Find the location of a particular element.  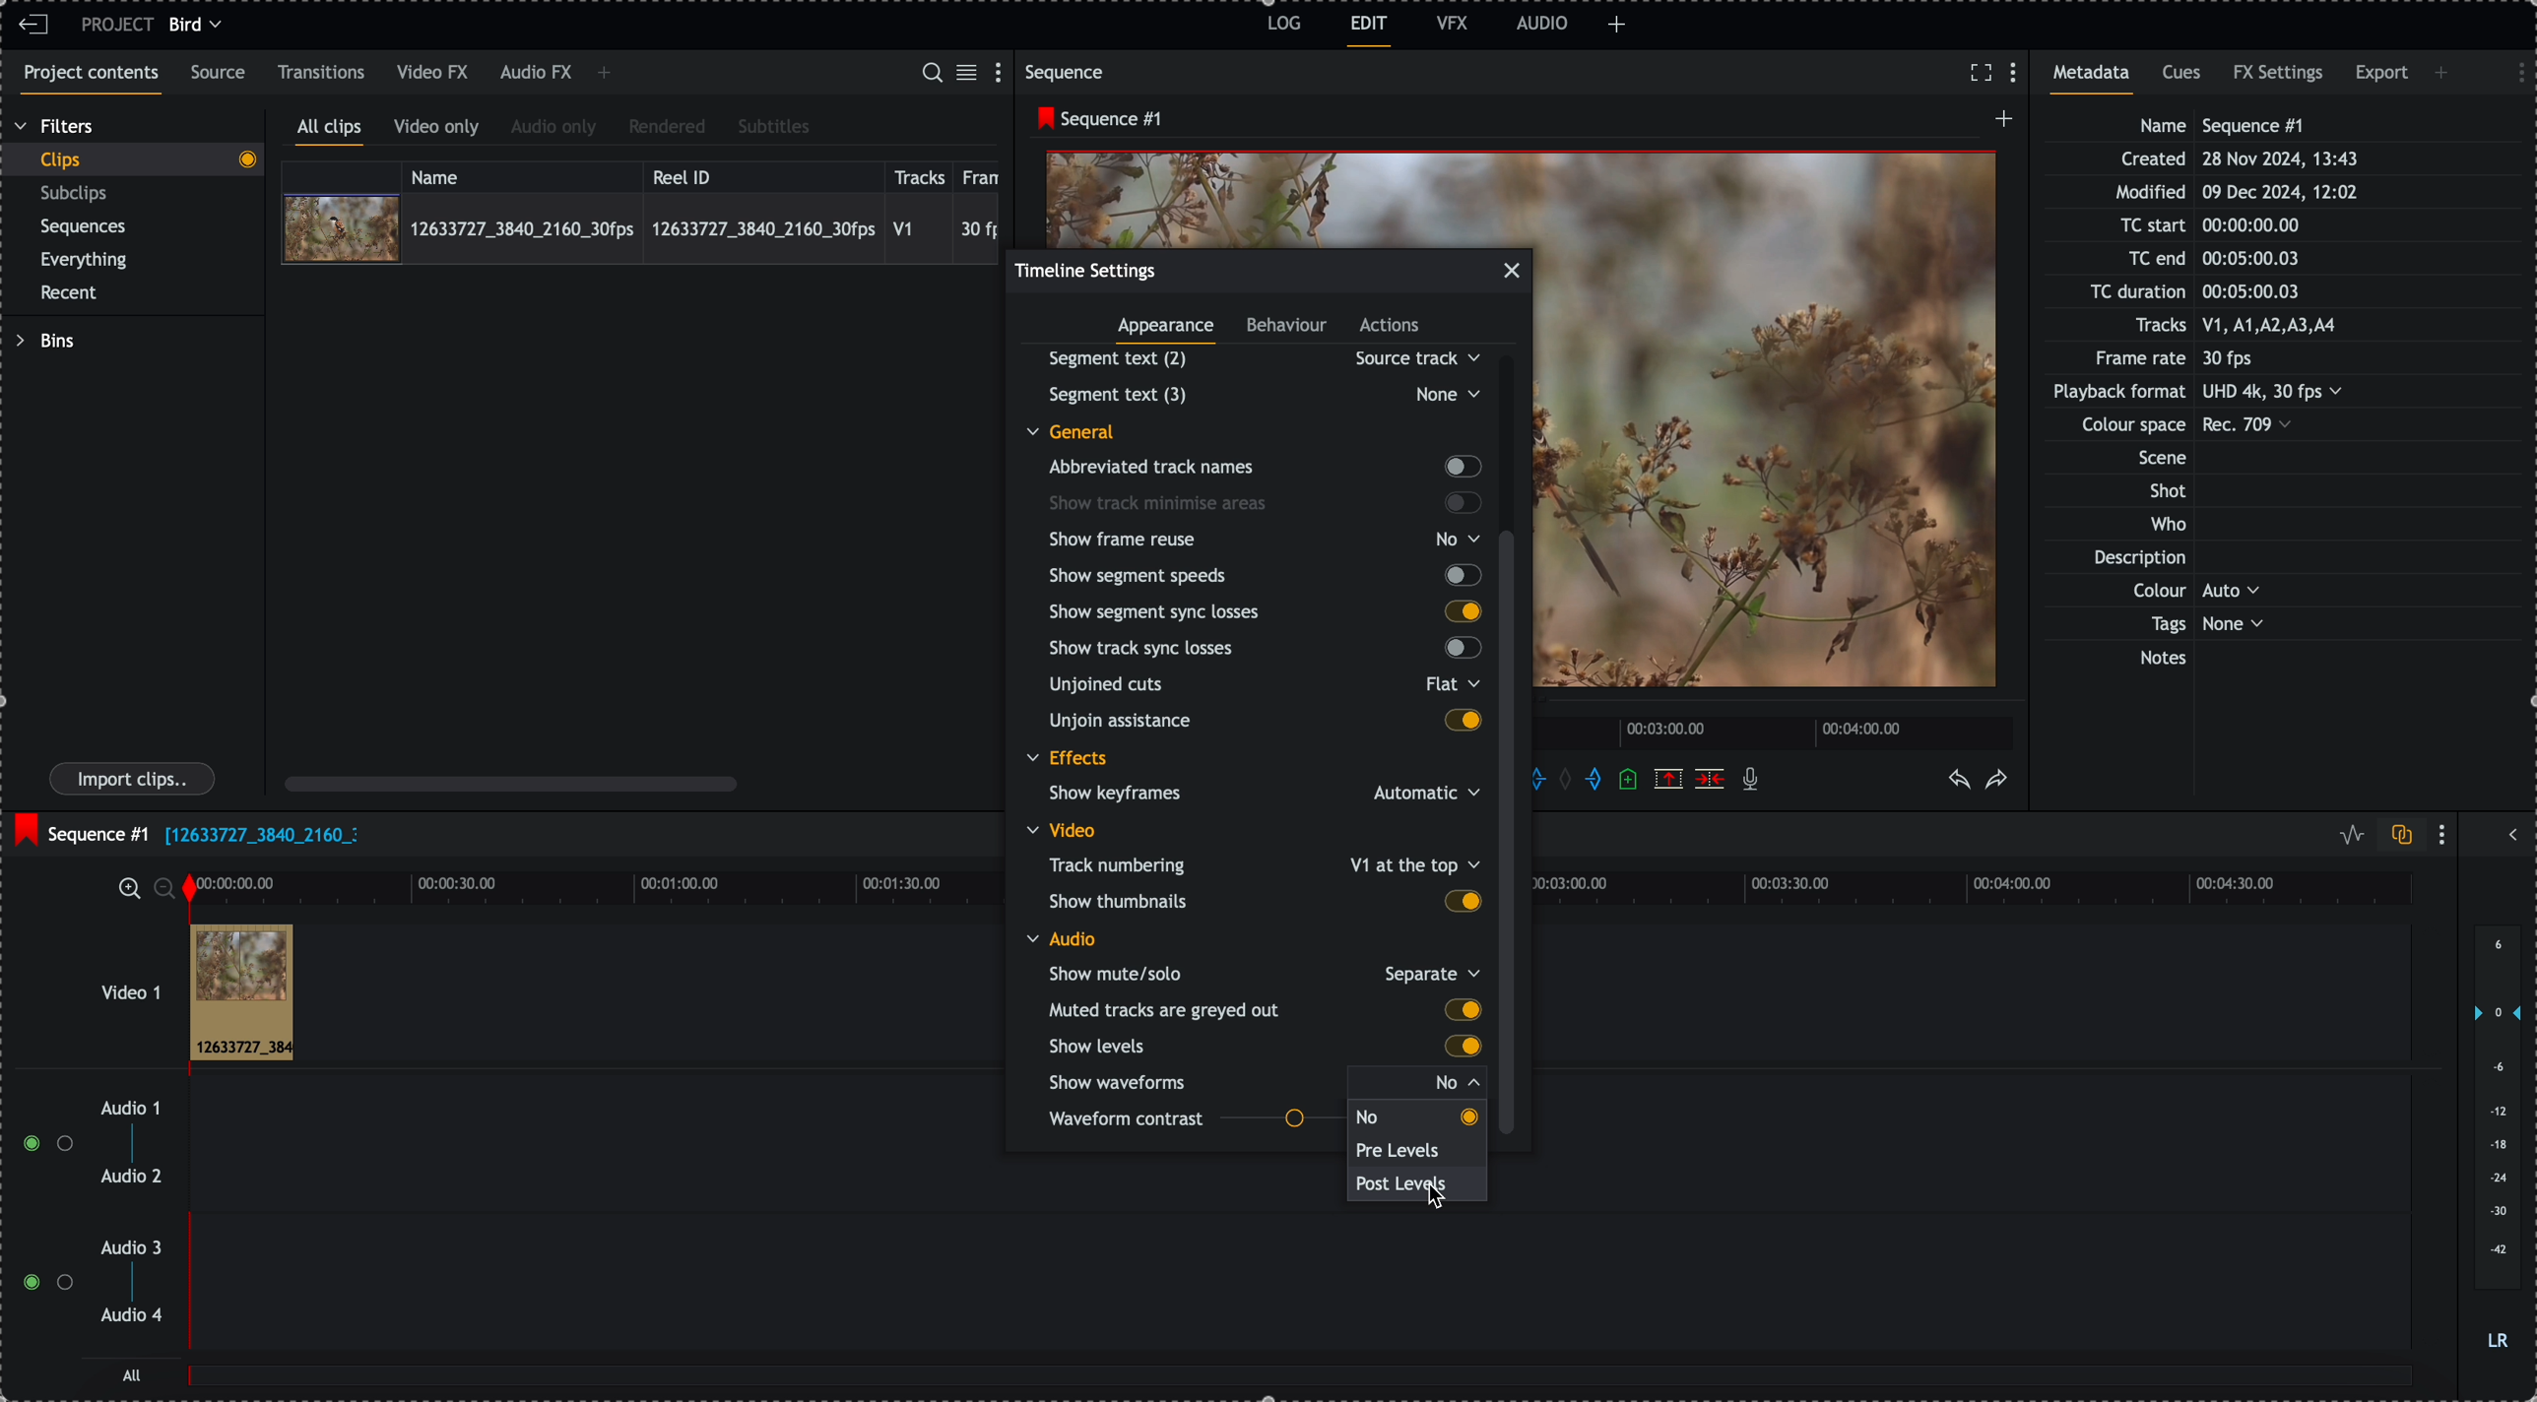

appearance is located at coordinates (1169, 332).